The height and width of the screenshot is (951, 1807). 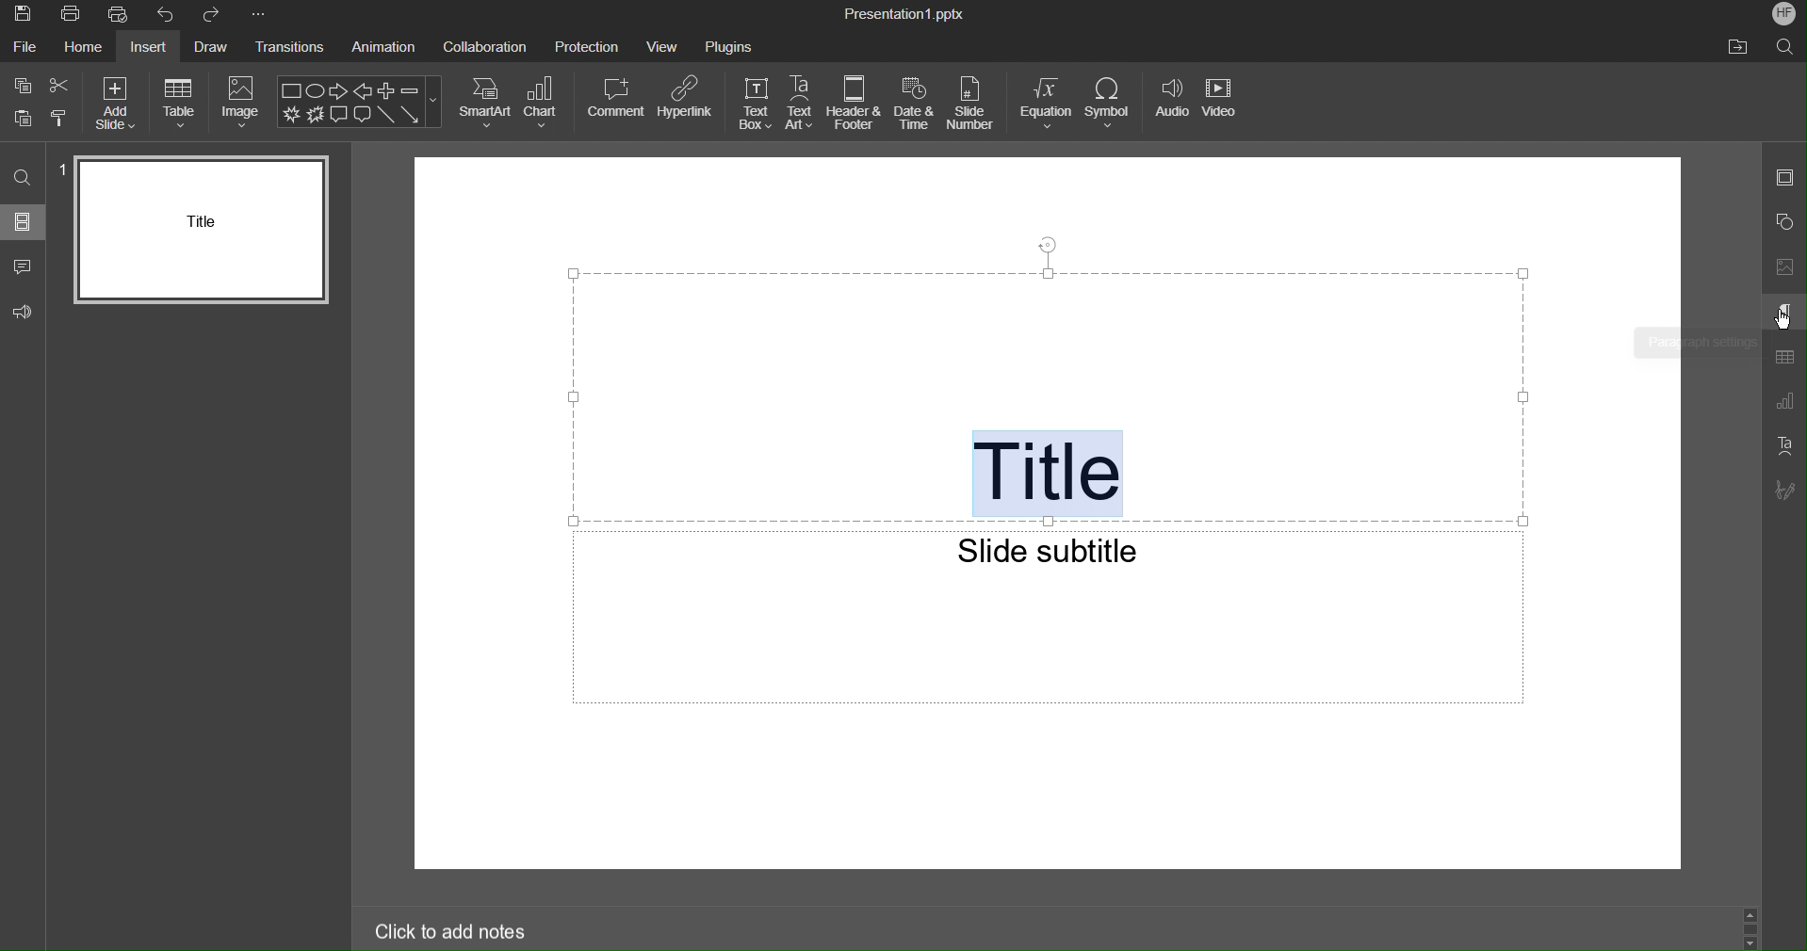 What do you see at coordinates (587, 49) in the screenshot?
I see `Protection` at bounding box center [587, 49].